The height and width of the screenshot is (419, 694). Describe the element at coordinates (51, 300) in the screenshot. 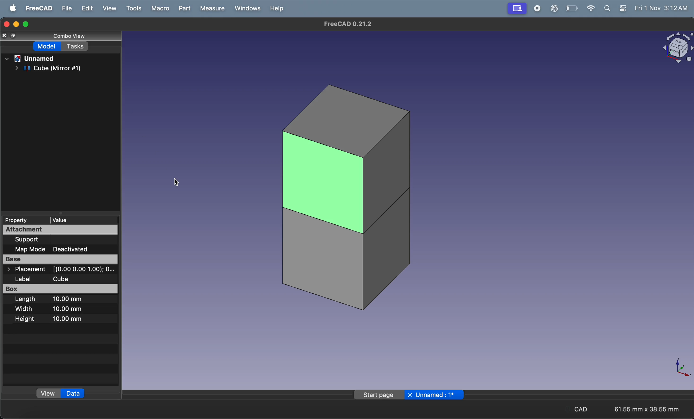

I see `Length     10.00 mm` at that location.